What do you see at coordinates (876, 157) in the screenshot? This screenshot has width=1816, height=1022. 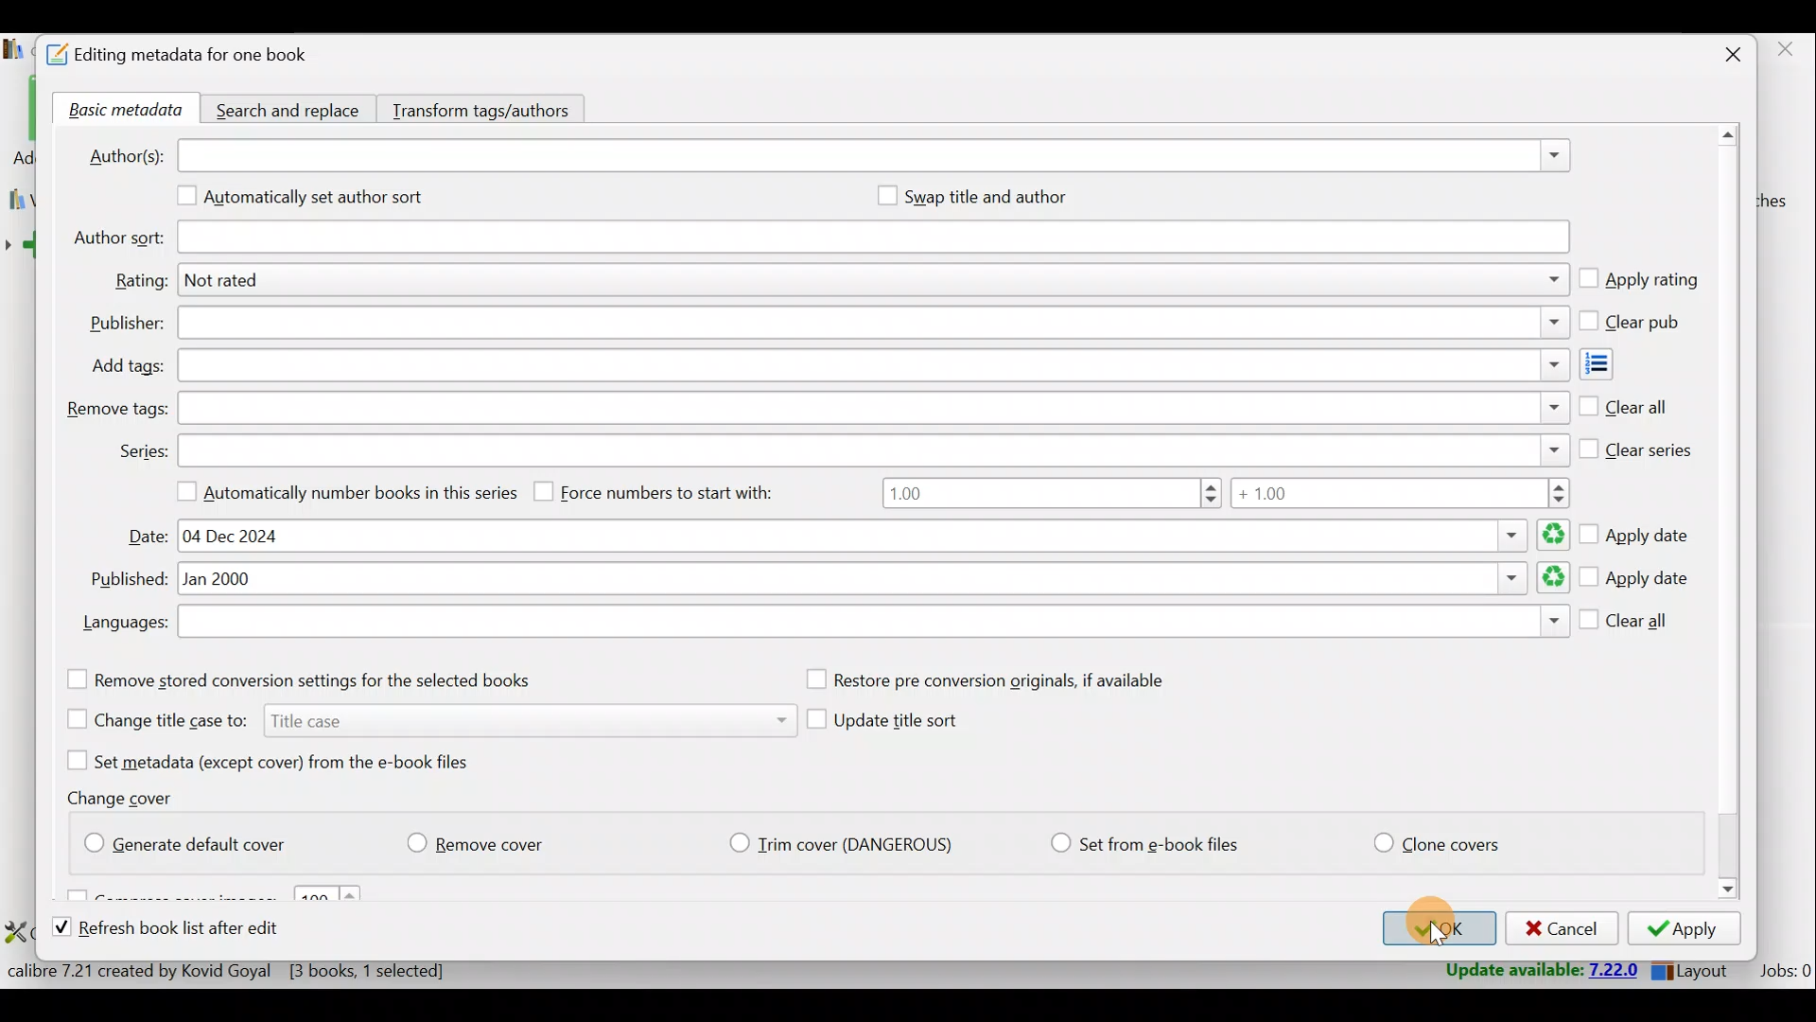 I see `Authors` at bounding box center [876, 157].